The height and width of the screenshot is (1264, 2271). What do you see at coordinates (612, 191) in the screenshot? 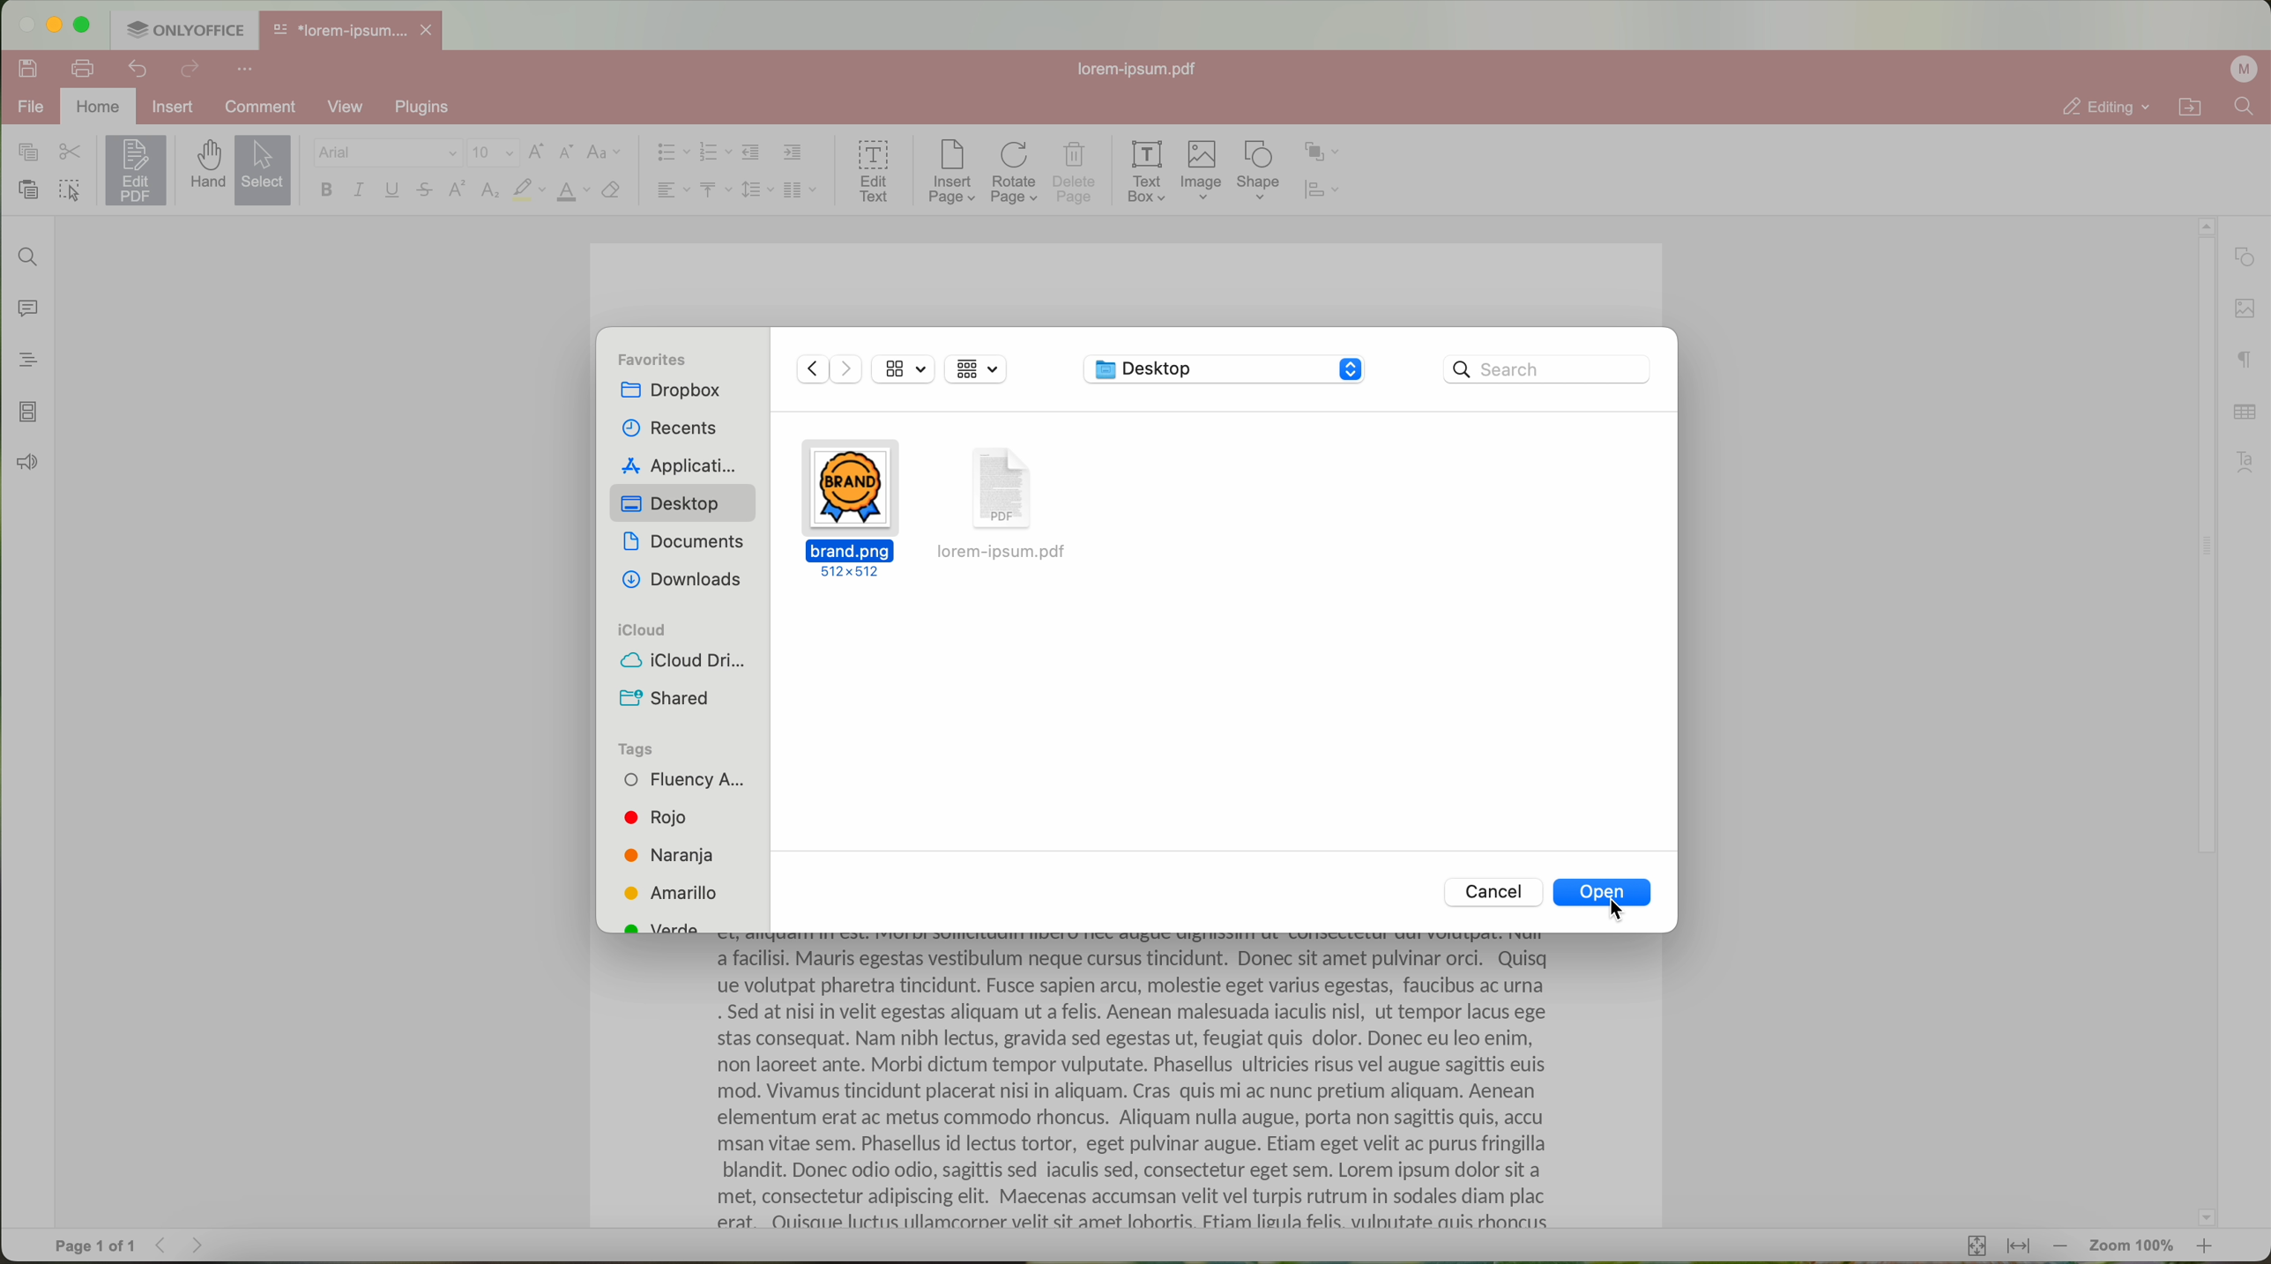
I see `clear style` at bounding box center [612, 191].